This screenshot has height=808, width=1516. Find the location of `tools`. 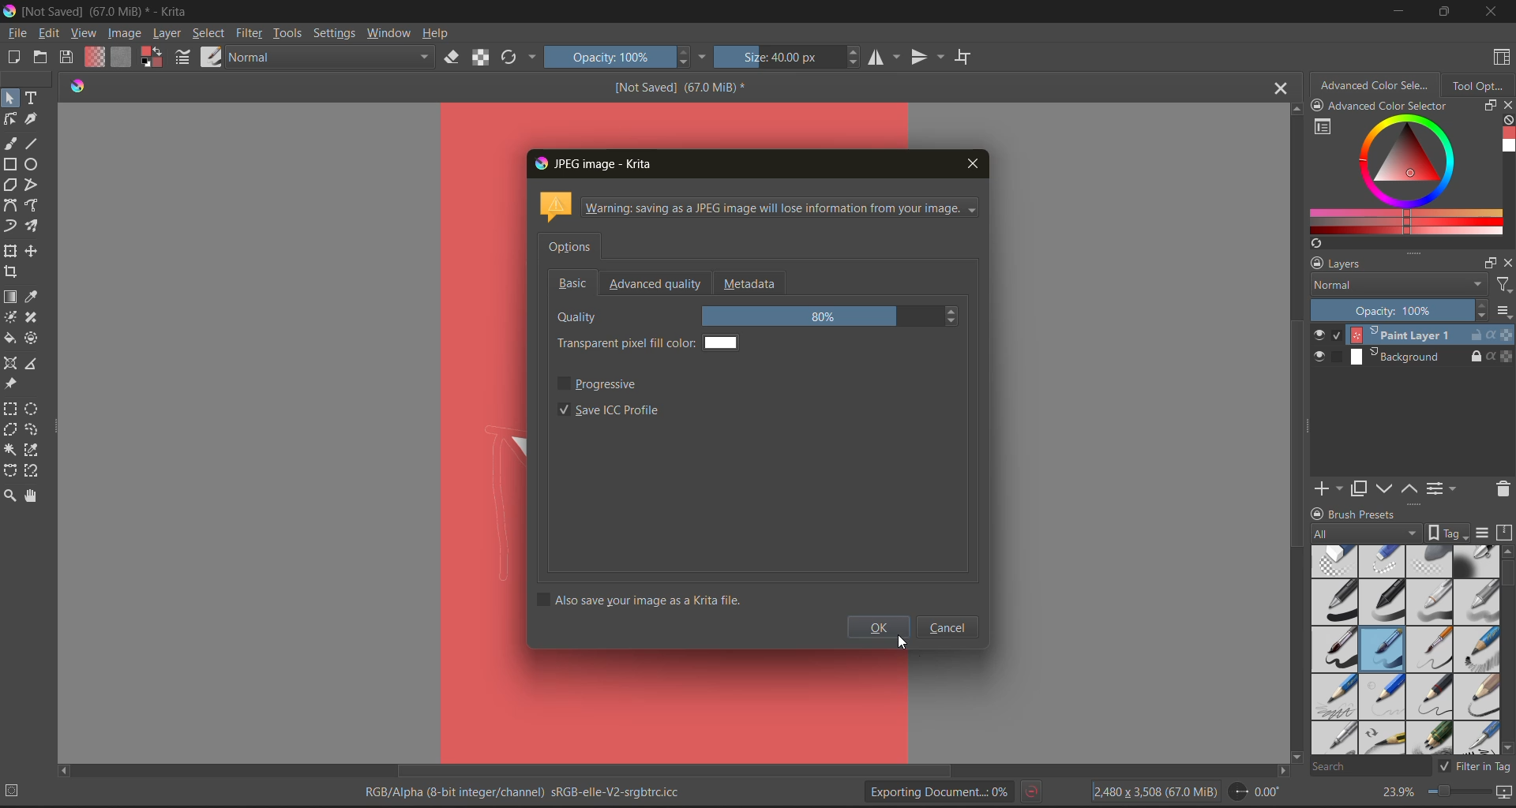

tools is located at coordinates (35, 252).